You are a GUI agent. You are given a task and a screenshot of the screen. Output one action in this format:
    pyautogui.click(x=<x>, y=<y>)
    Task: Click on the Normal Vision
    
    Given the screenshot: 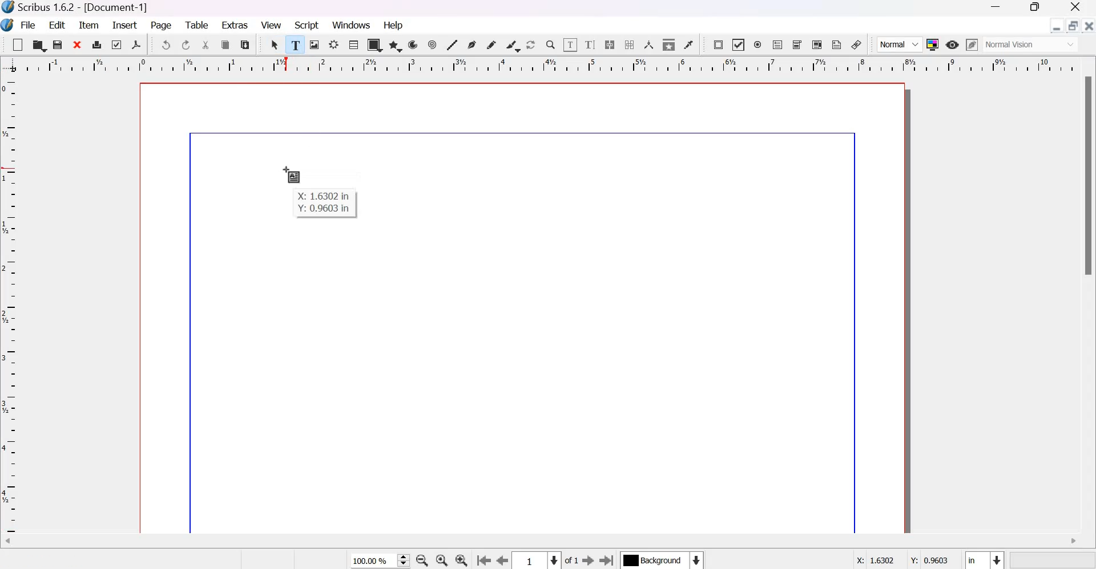 What is the action you would take?
    pyautogui.click(x=1032, y=44)
    